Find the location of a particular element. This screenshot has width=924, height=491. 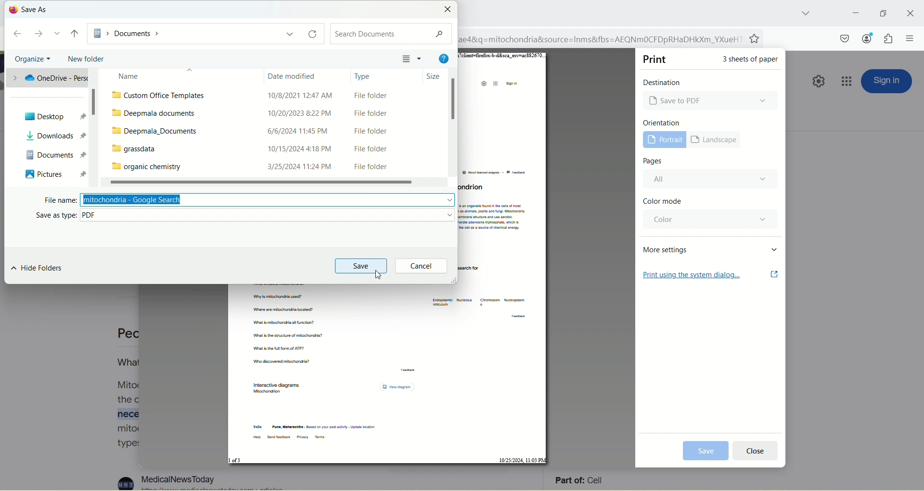

organic chemistry is located at coordinates (271, 167).